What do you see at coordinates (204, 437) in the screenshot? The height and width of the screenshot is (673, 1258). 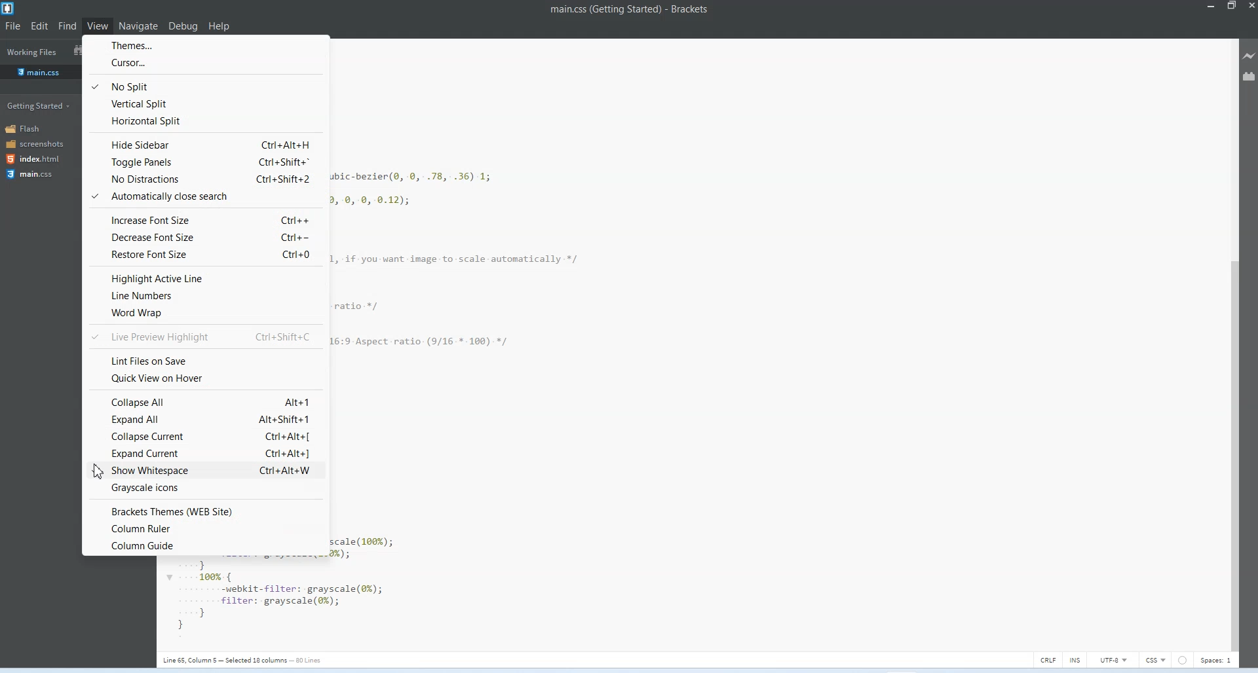 I see `Collapse current` at bounding box center [204, 437].